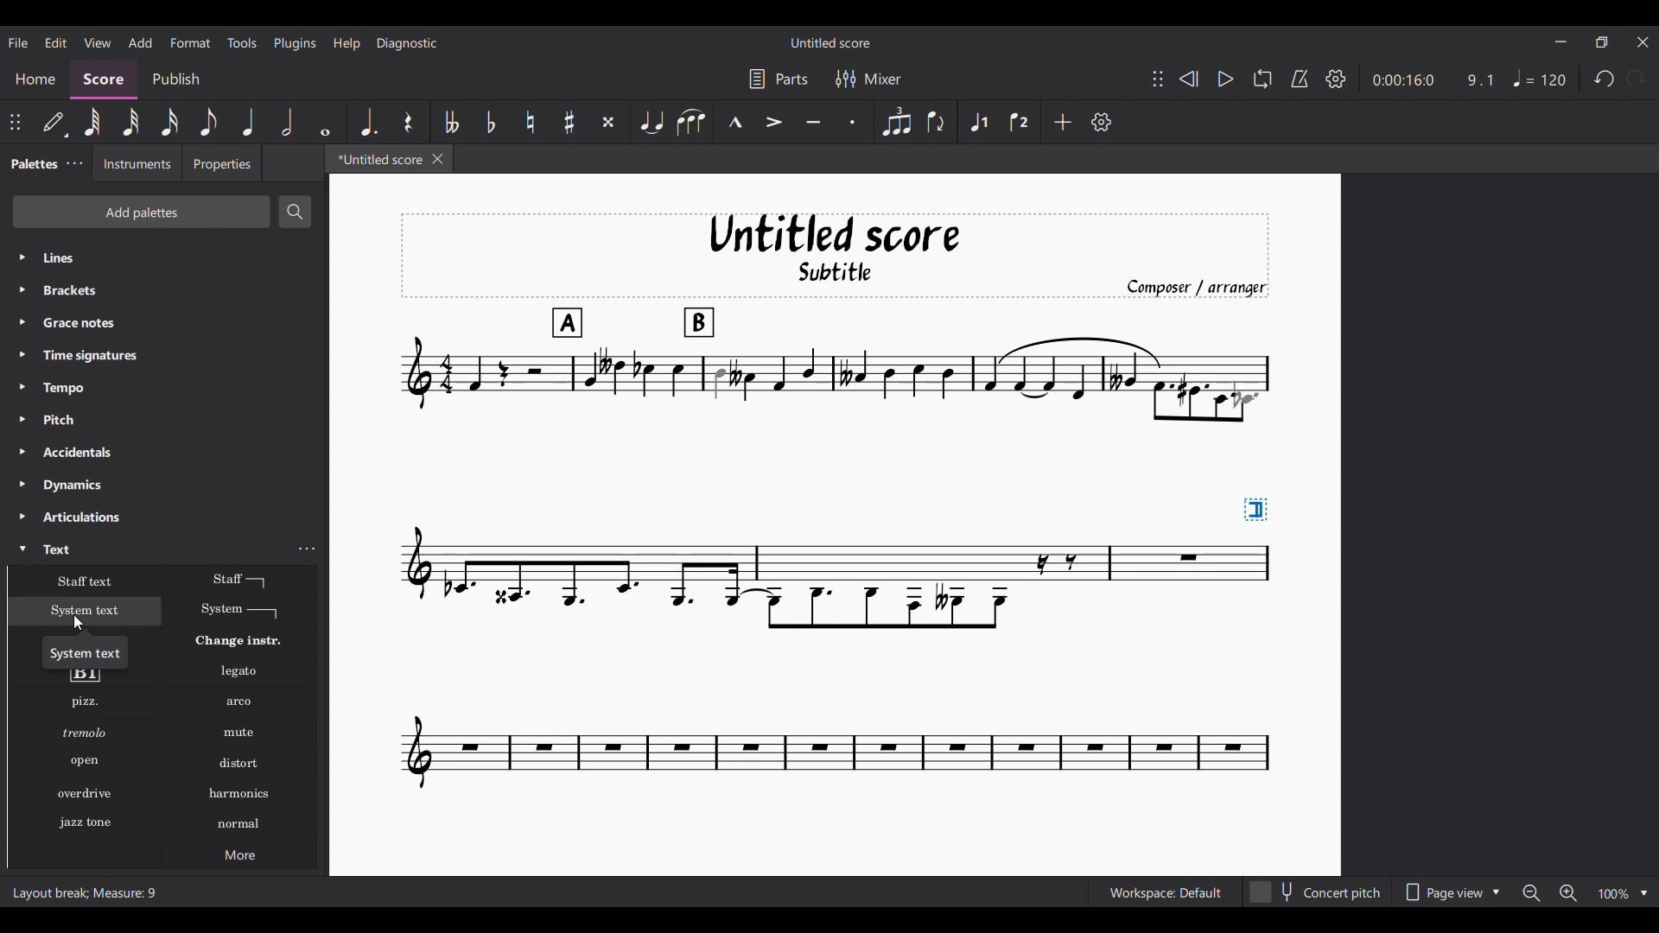 The width and height of the screenshot is (1659, 933). I want to click on System text, so click(86, 611).